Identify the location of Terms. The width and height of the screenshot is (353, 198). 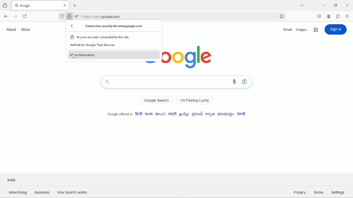
(319, 192).